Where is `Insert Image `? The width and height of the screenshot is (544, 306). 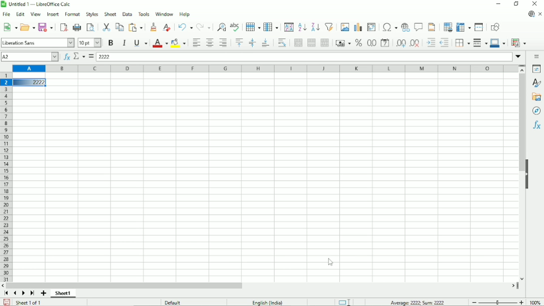 Insert Image  is located at coordinates (344, 26).